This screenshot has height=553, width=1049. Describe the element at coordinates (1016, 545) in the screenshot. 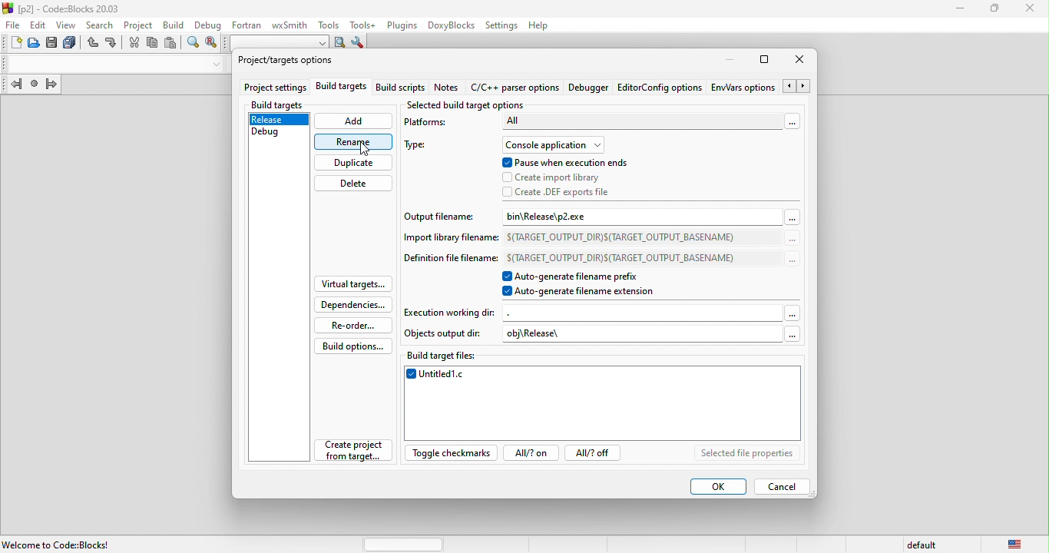

I see `united state` at that location.